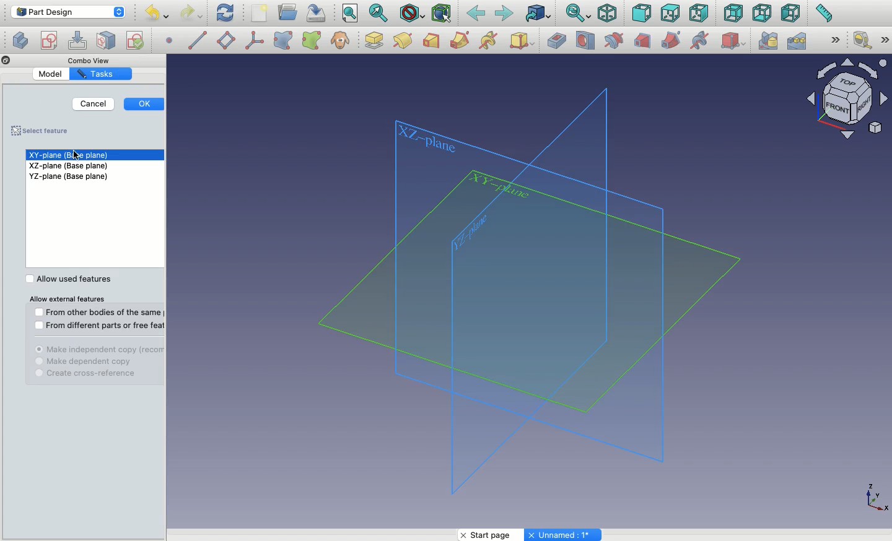  Describe the element at coordinates (606, 14) in the screenshot. I see `Isometric` at that location.